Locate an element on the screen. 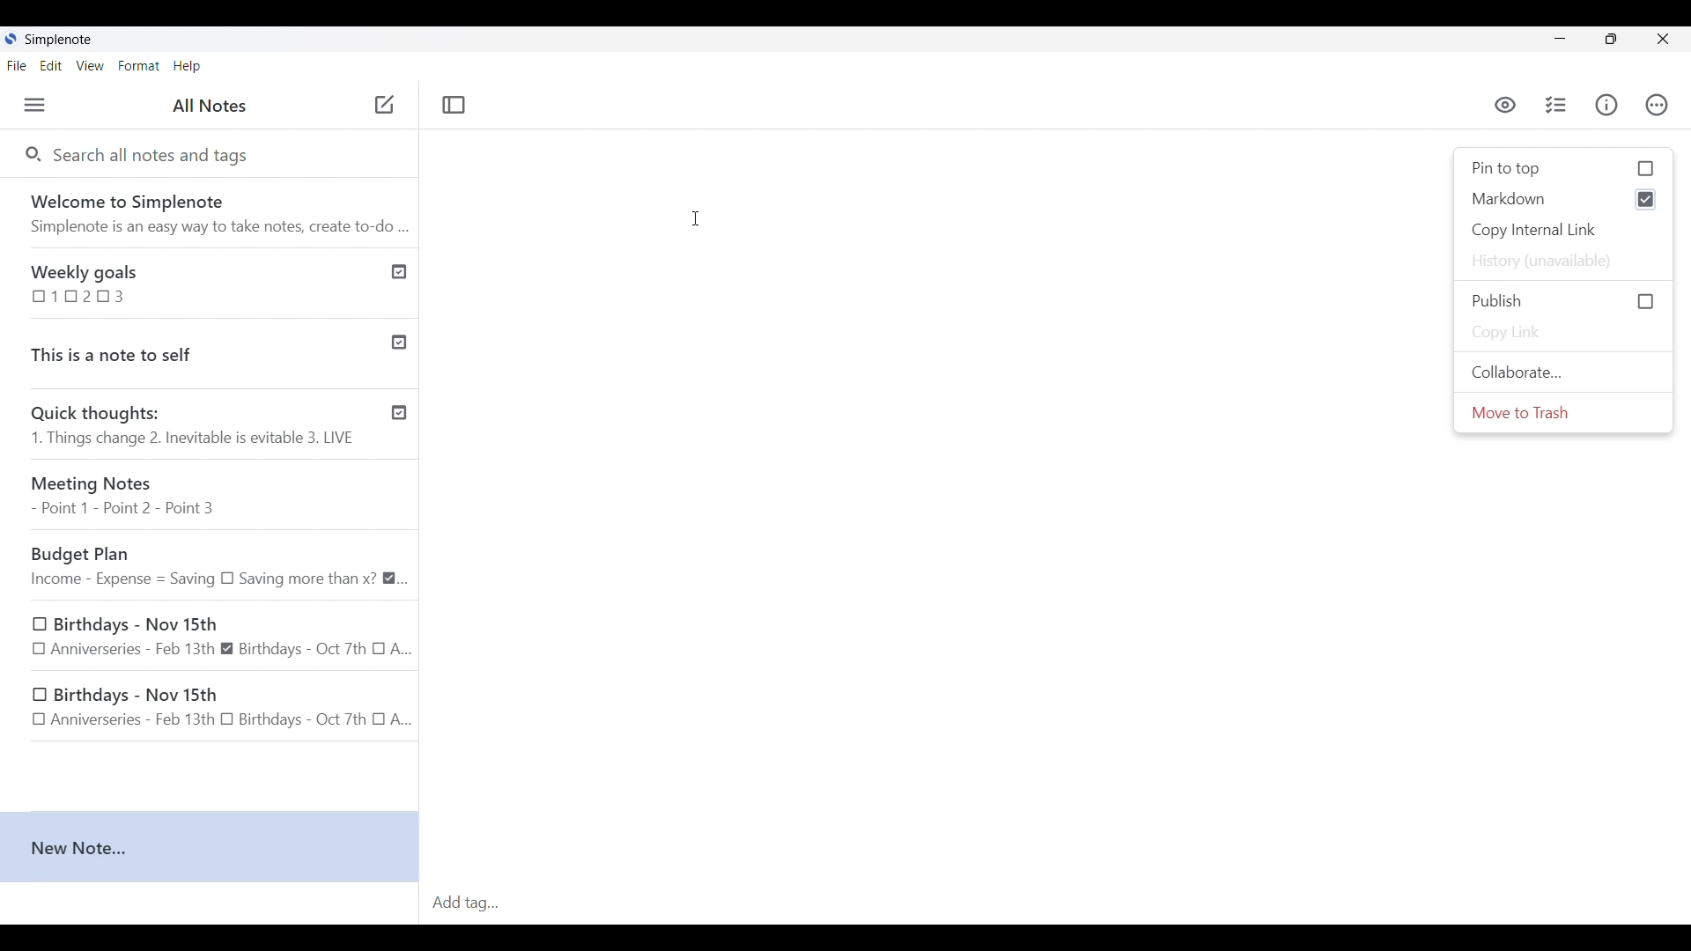 This screenshot has width=1691, height=951. Click to Publish is located at coordinates (1563, 301).